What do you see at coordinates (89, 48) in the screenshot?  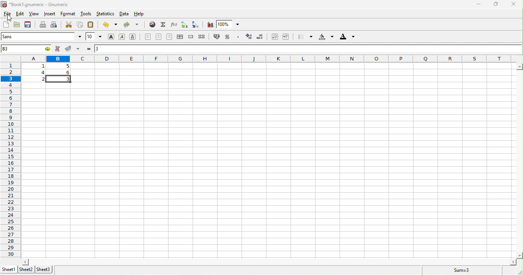 I see `formula` at bounding box center [89, 48].